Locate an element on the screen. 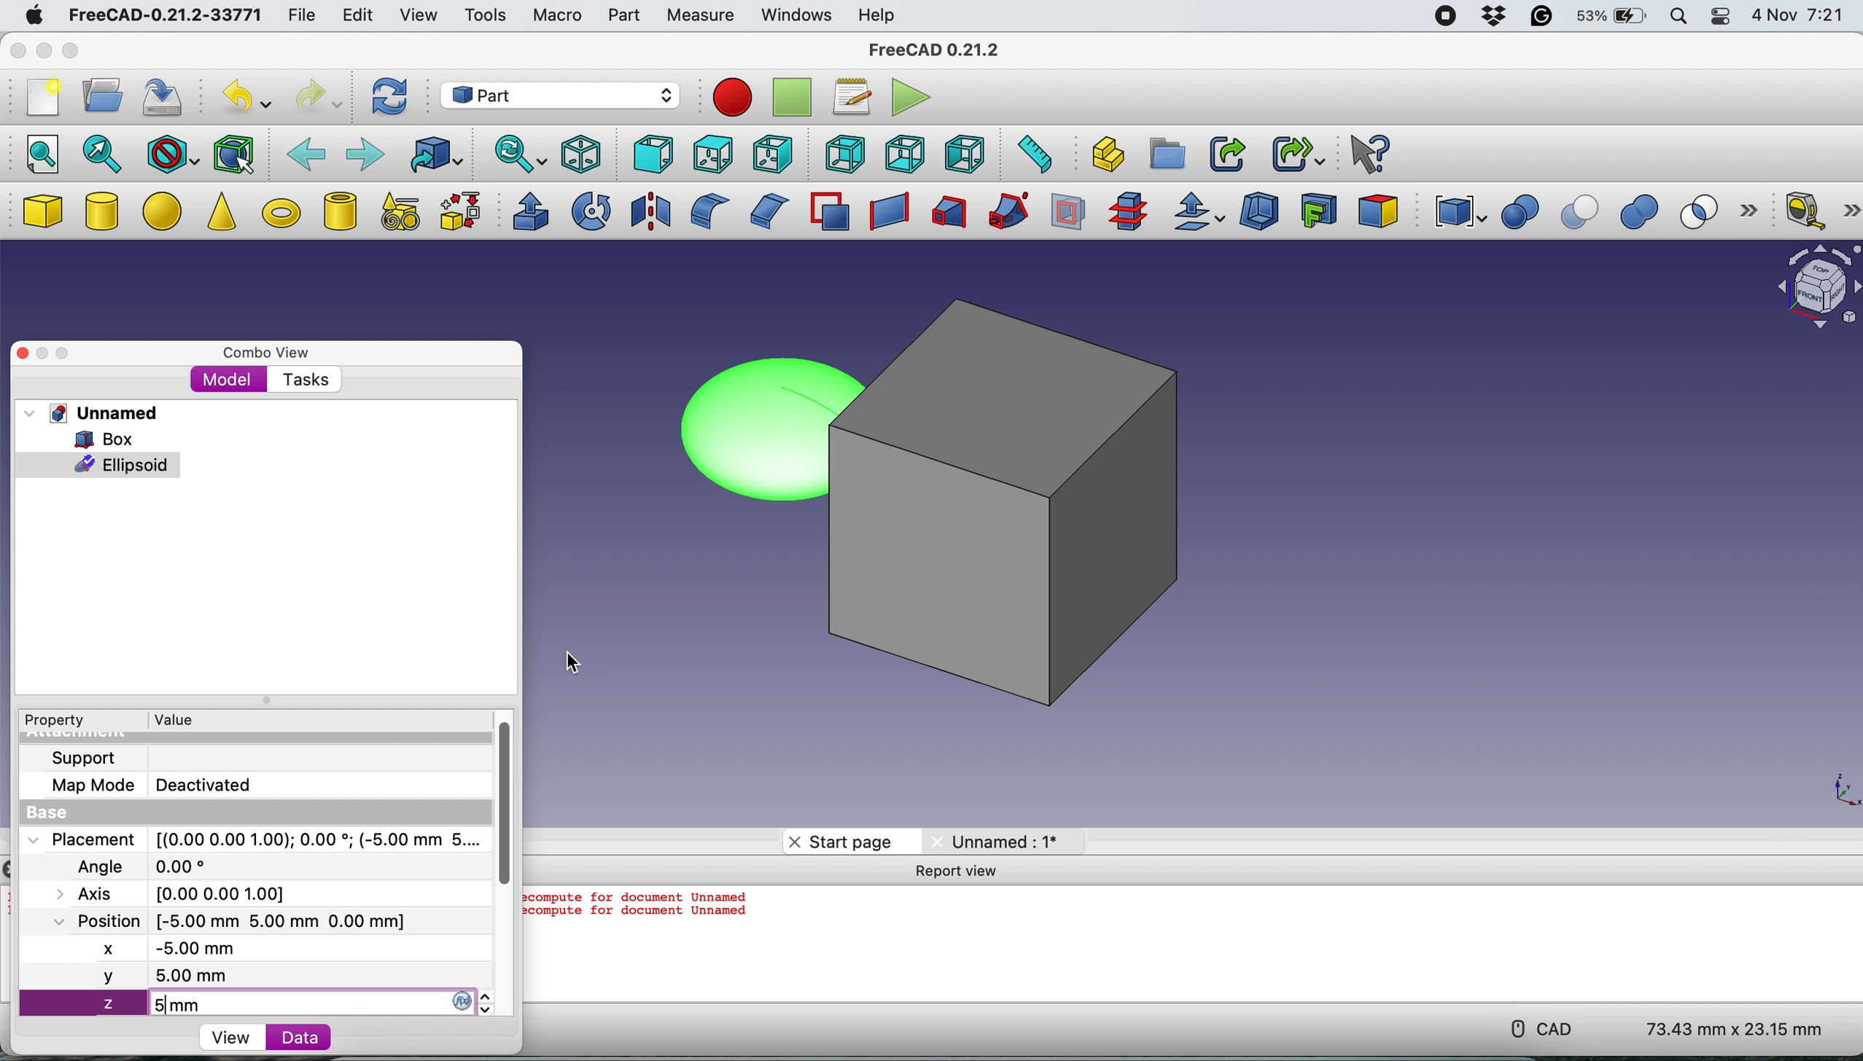 The height and width of the screenshot is (1061, 1863). more options is located at coordinates (1754, 212).